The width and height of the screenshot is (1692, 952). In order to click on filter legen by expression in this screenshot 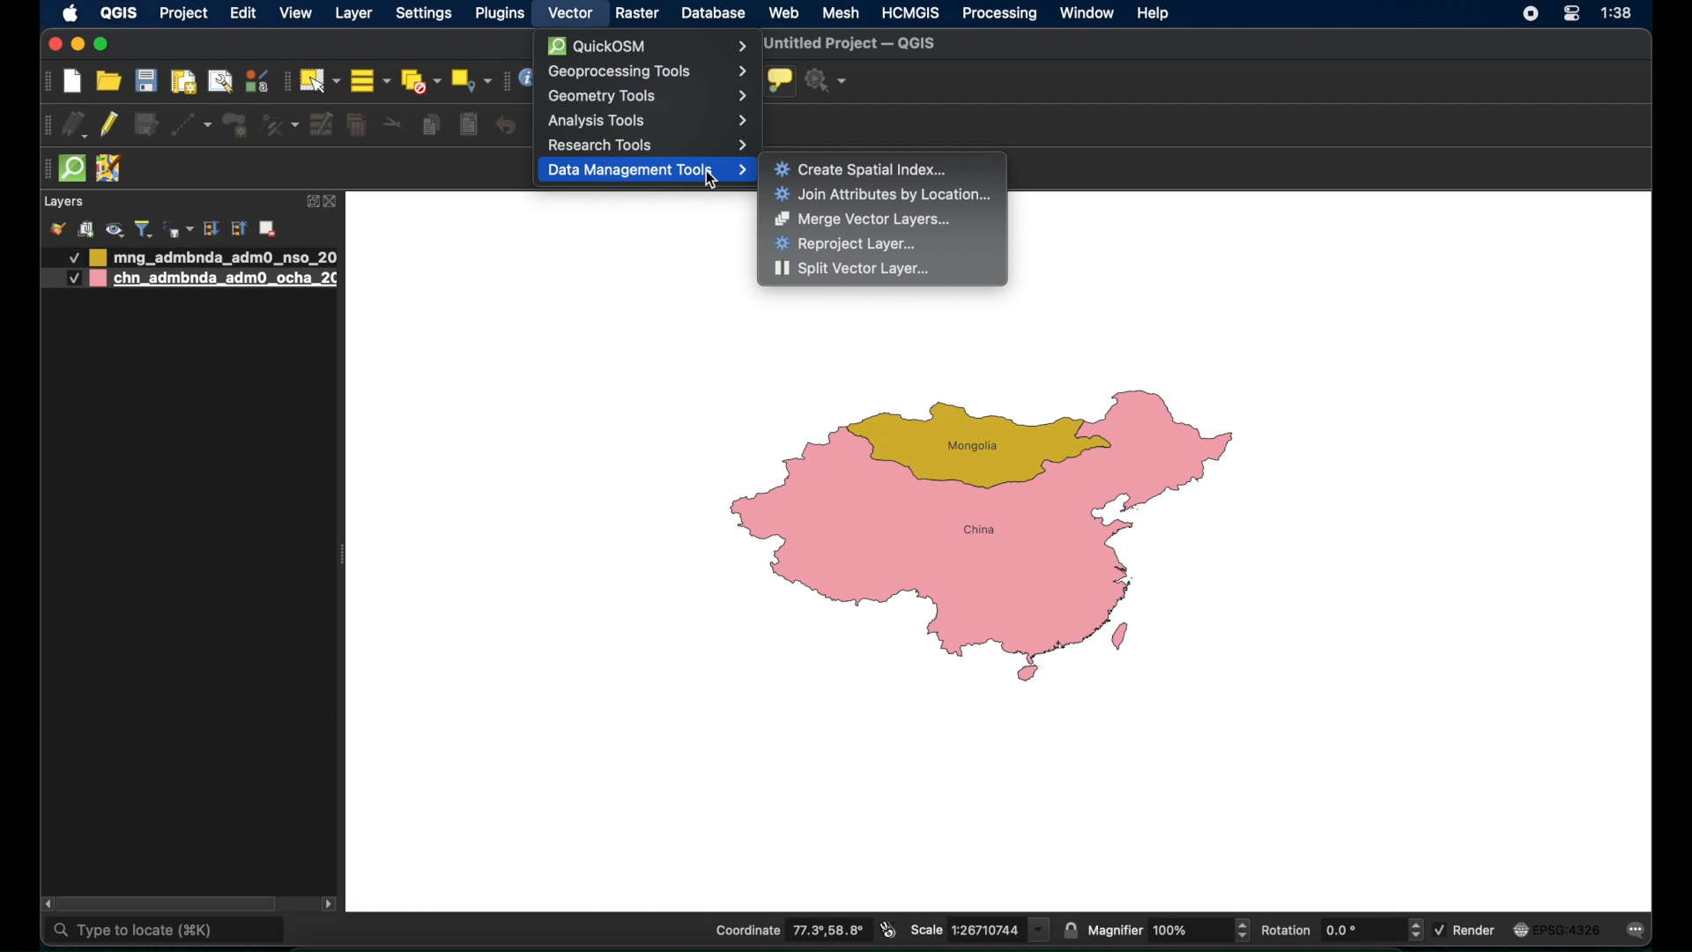, I will do `click(177, 227)`.